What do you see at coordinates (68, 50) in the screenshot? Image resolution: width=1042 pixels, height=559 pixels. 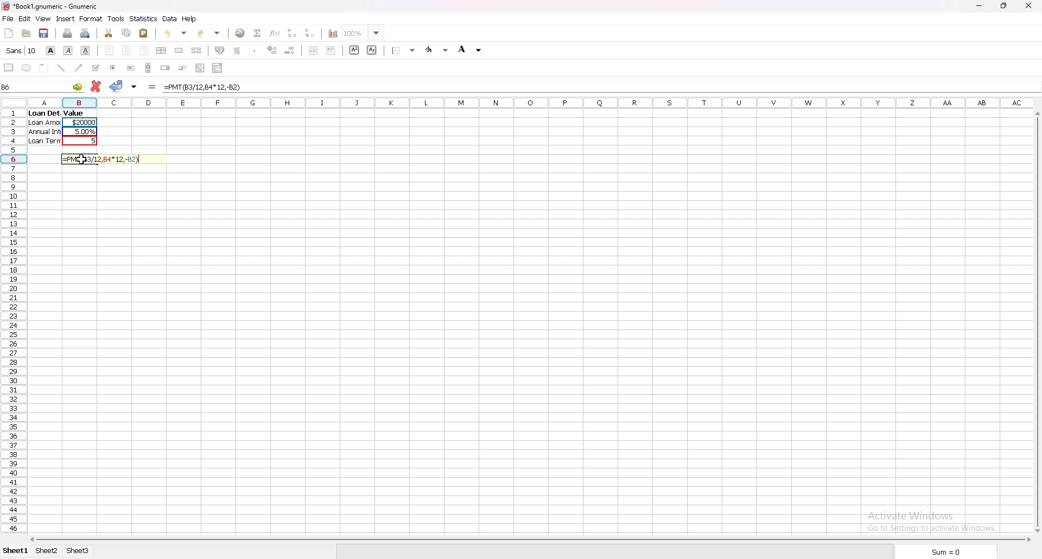 I see `italic` at bounding box center [68, 50].